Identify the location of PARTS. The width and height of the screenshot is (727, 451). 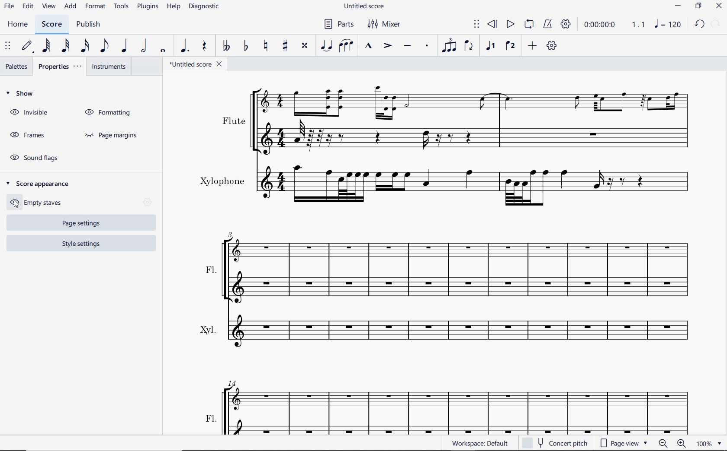
(340, 23).